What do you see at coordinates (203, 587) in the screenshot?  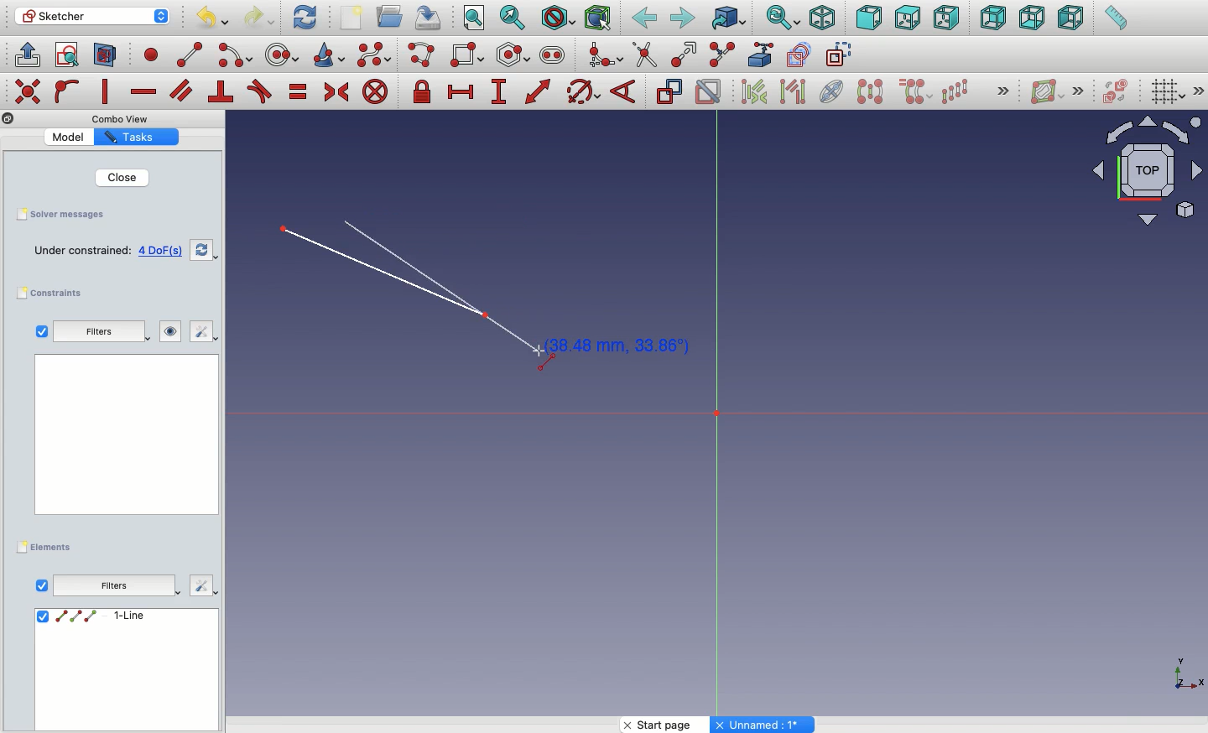 I see `` at bounding box center [203, 587].